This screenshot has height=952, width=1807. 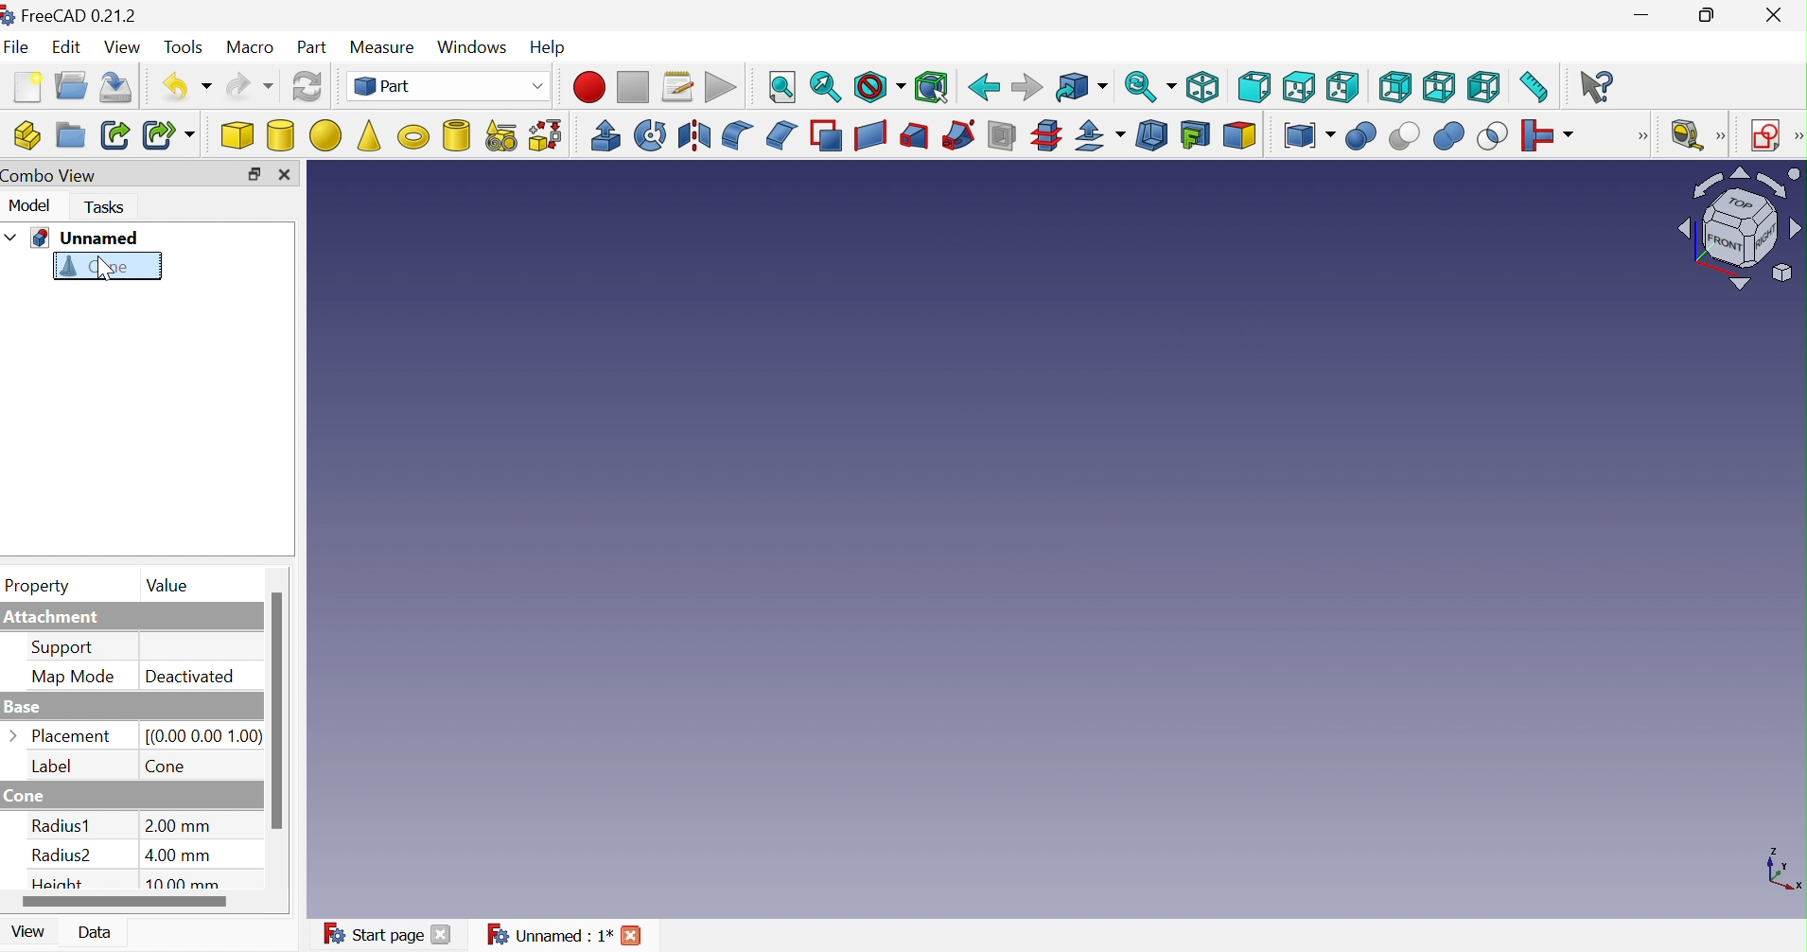 What do you see at coordinates (40, 588) in the screenshot?
I see `Property` at bounding box center [40, 588].